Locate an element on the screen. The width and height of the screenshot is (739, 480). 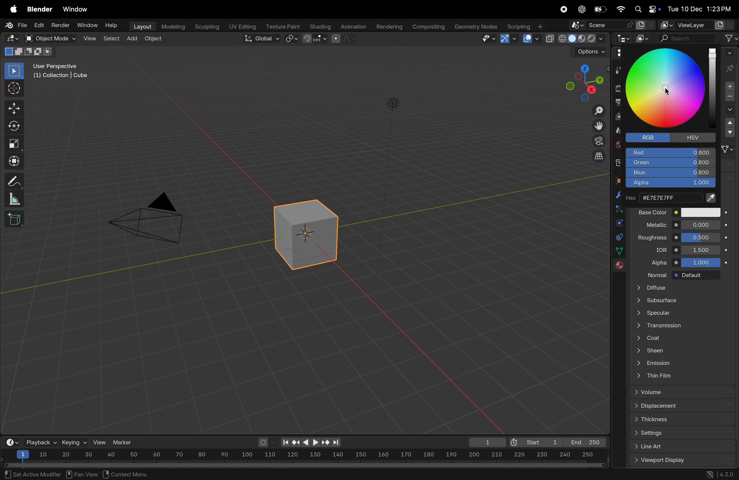
1 is located at coordinates (485, 442).